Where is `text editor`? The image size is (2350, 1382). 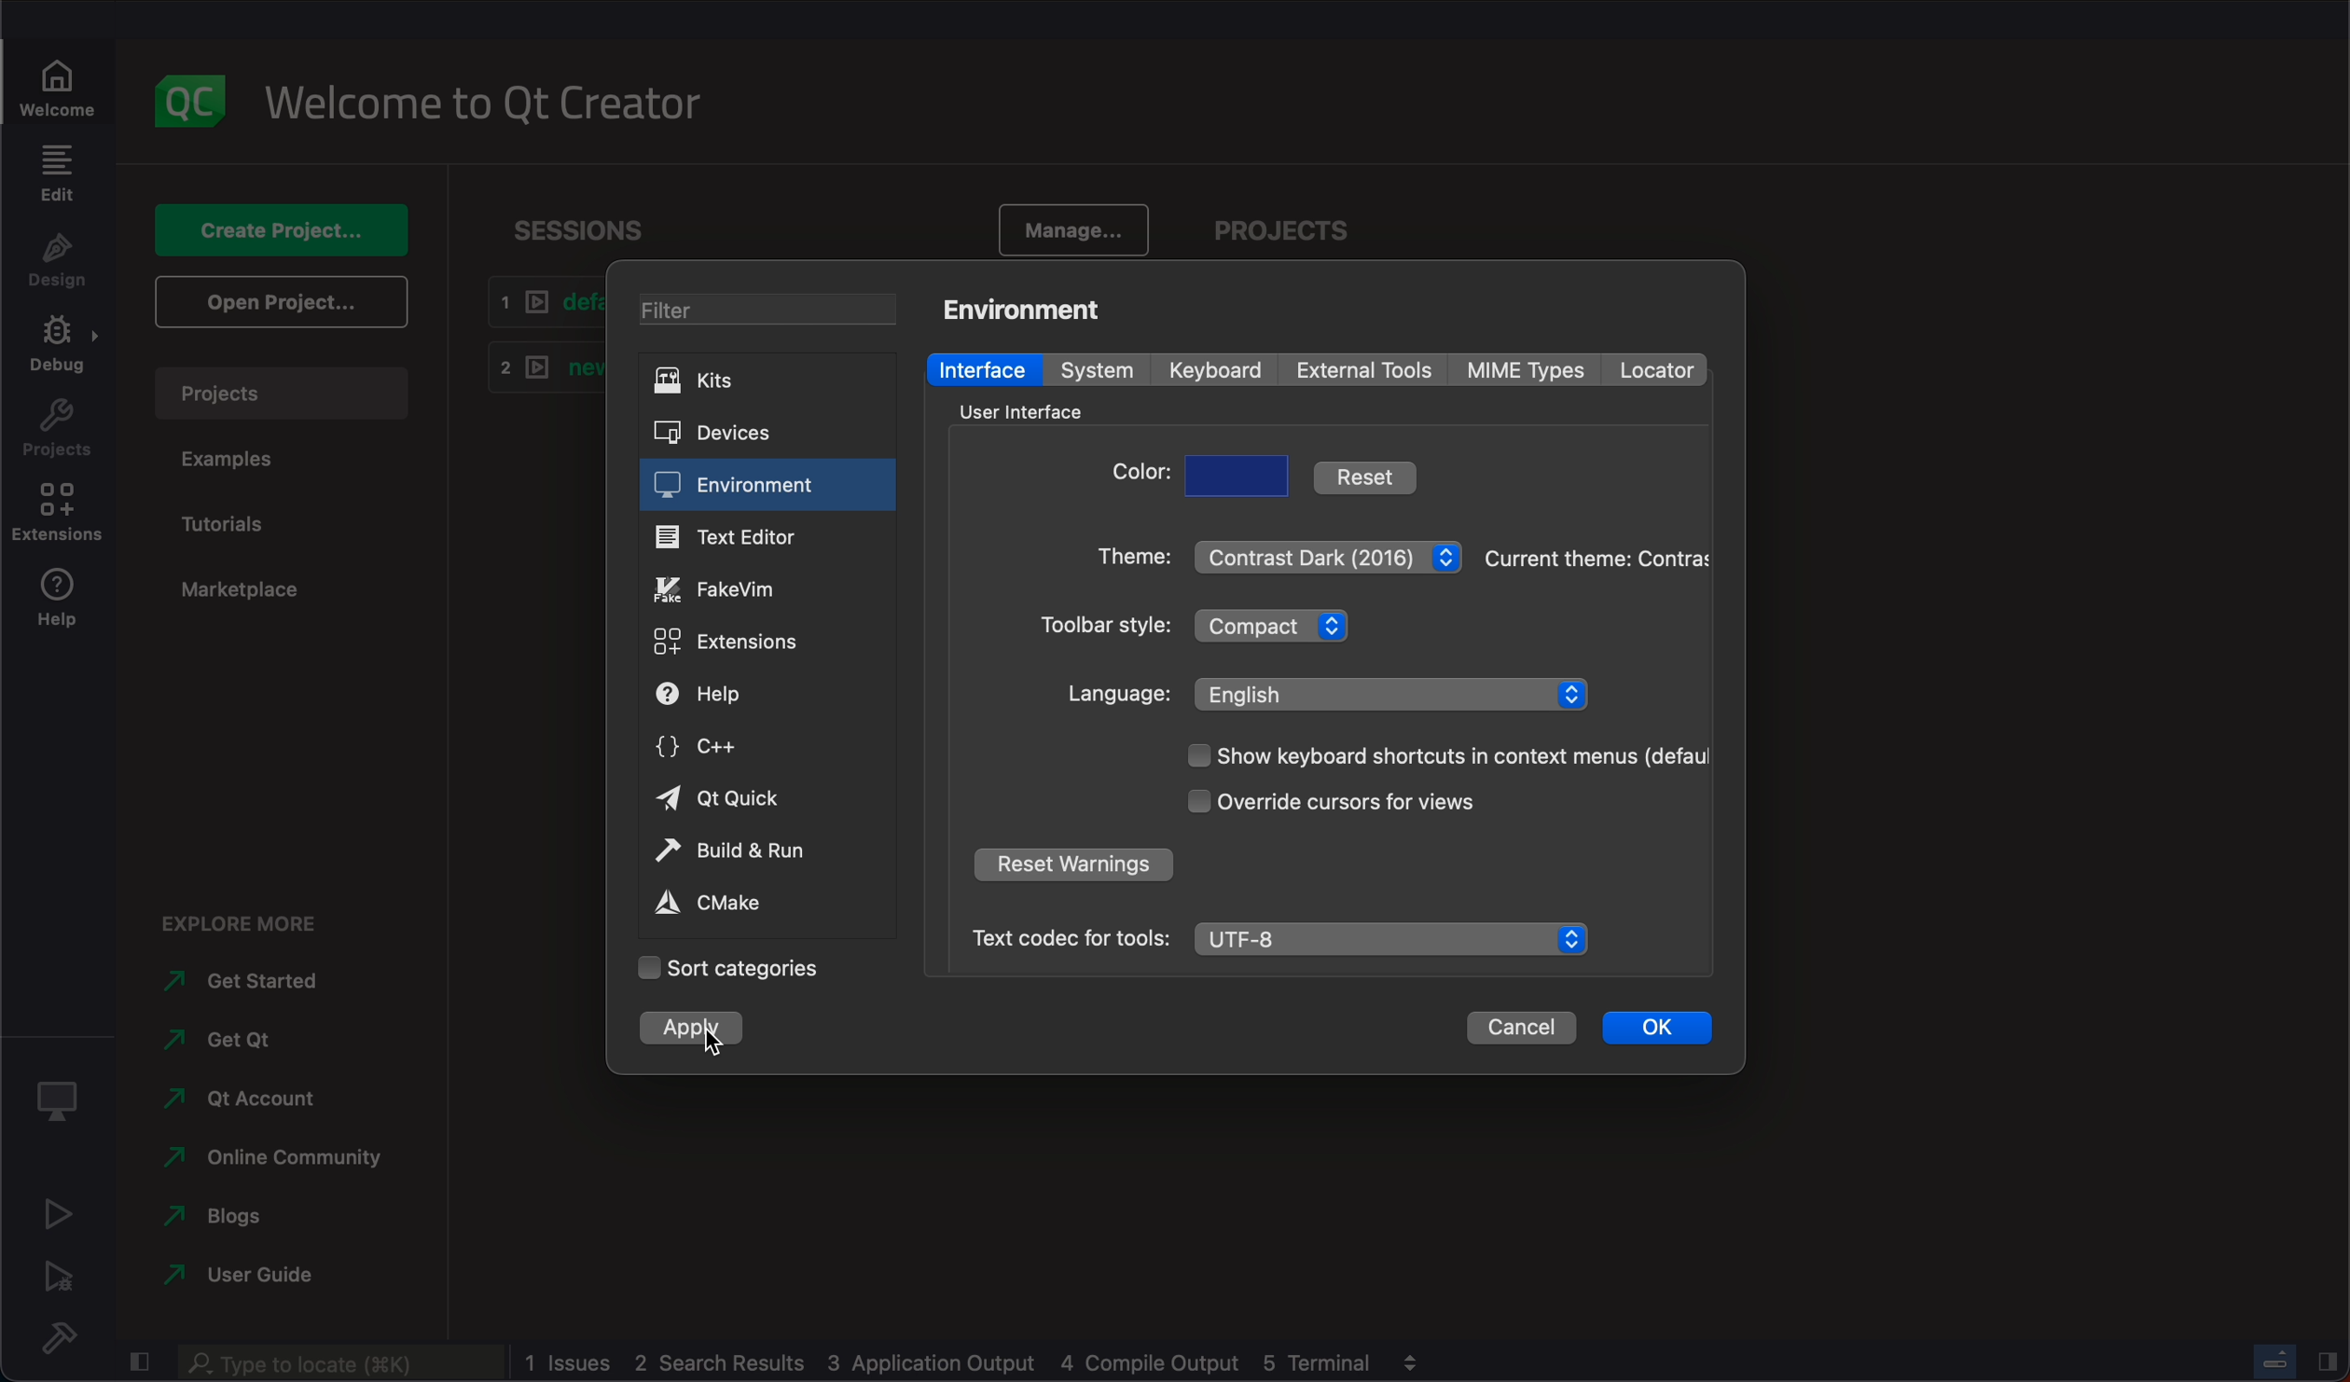 text editor is located at coordinates (764, 538).